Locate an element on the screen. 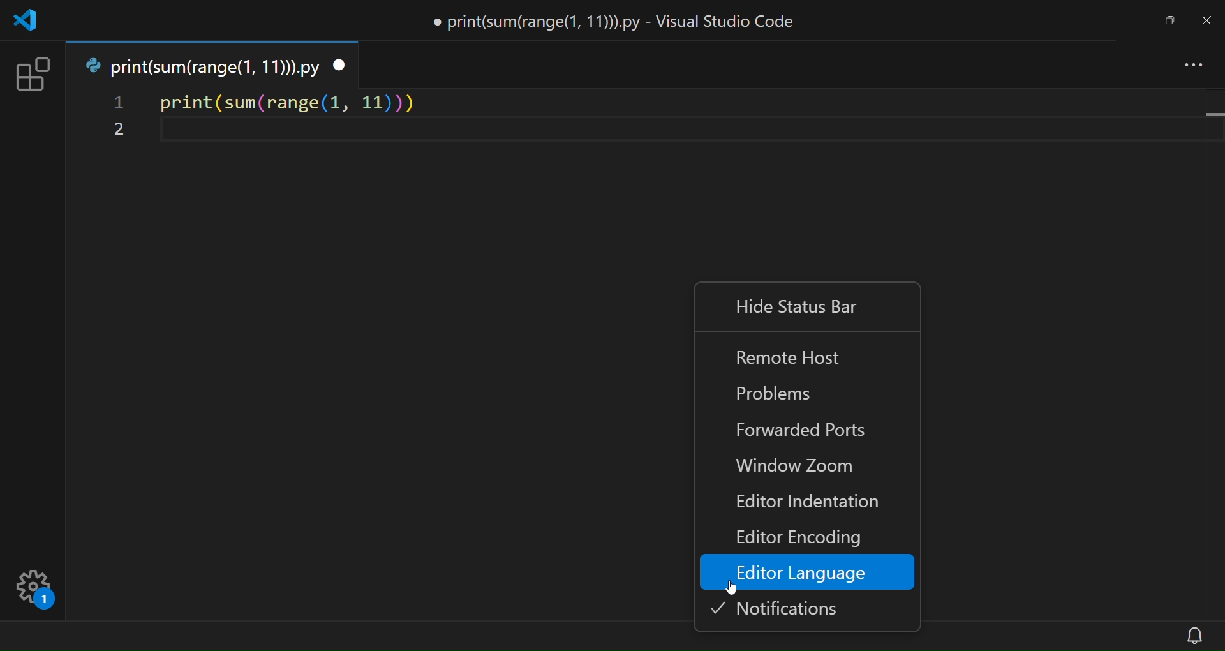 The image size is (1225, 651). hide status bar is located at coordinates (800, 306).